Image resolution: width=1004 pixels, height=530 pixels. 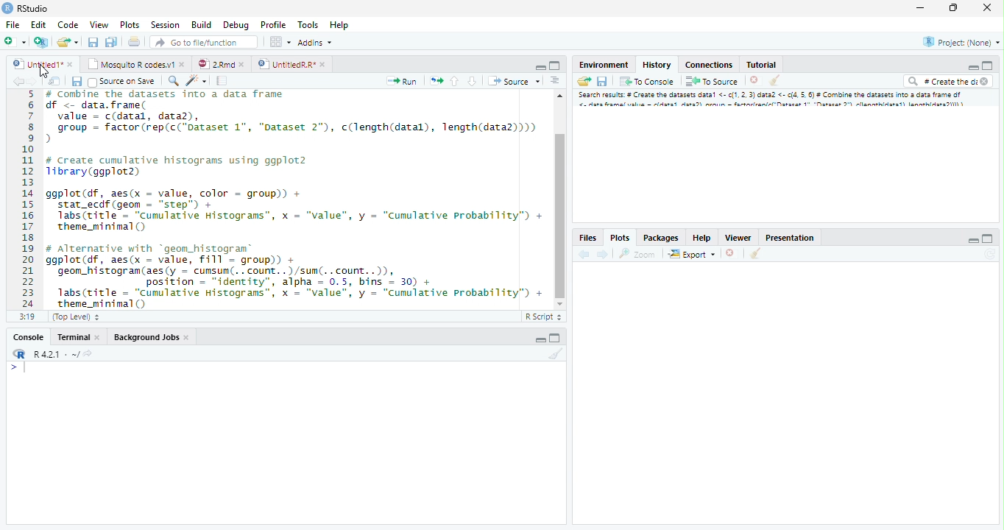 I want to click on Create a project, so click(x=41, y=40).